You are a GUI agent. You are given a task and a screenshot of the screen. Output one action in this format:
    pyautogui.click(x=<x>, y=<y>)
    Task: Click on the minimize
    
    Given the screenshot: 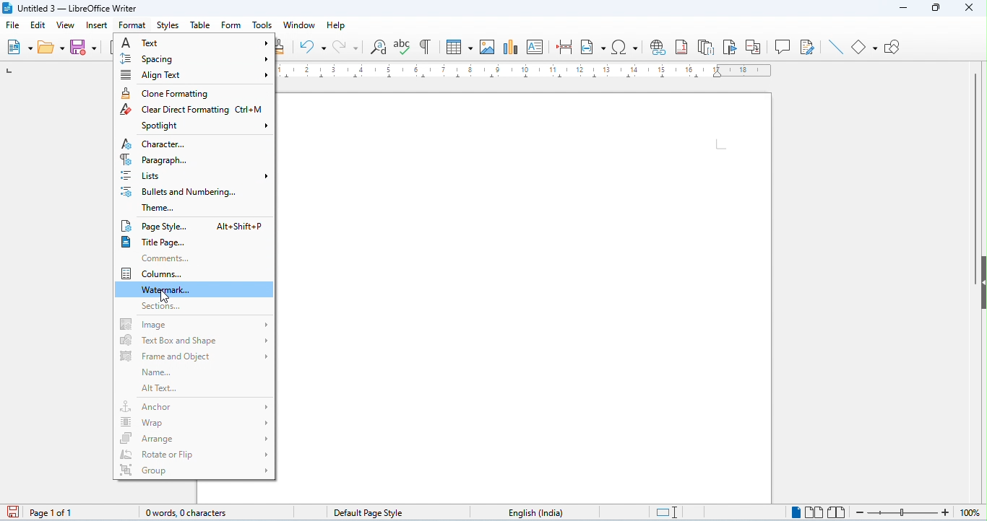 What is the action you would take?
    pyautogui.click(x=904, y=9)
    